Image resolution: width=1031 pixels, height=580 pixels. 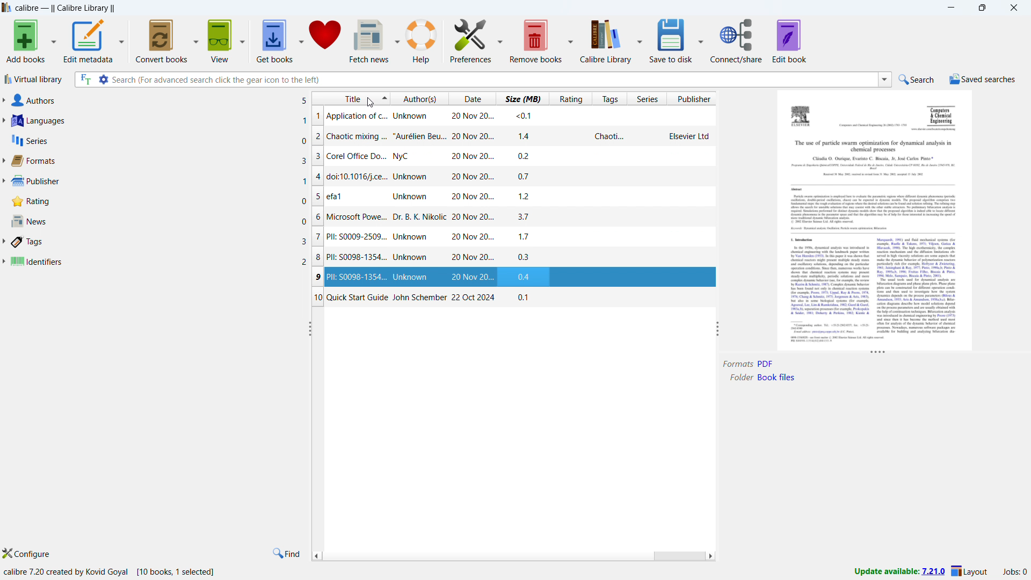 What do you see at coordinates (523, 98) in the screenshot?
I see `sort by size` at bounding box center [523, 98].